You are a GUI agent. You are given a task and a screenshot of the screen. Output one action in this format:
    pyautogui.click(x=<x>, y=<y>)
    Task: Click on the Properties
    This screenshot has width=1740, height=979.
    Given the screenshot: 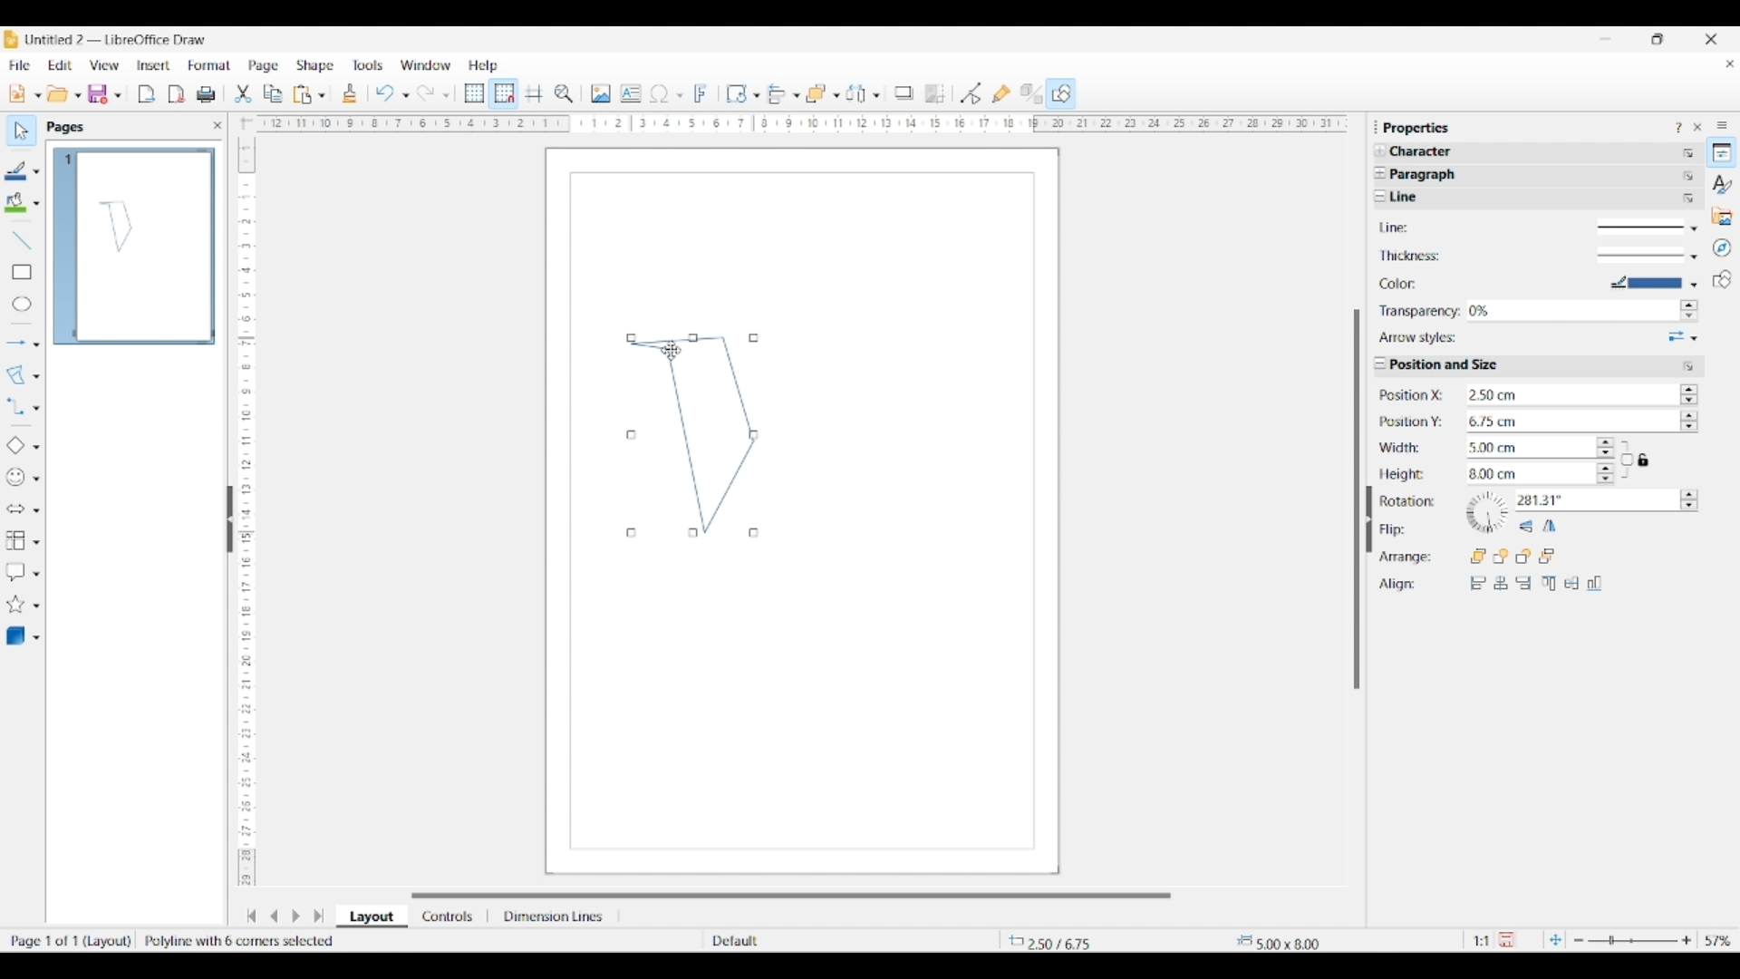 What is the action you would take?
    pyautogui.click(x=1722, y=152)
    